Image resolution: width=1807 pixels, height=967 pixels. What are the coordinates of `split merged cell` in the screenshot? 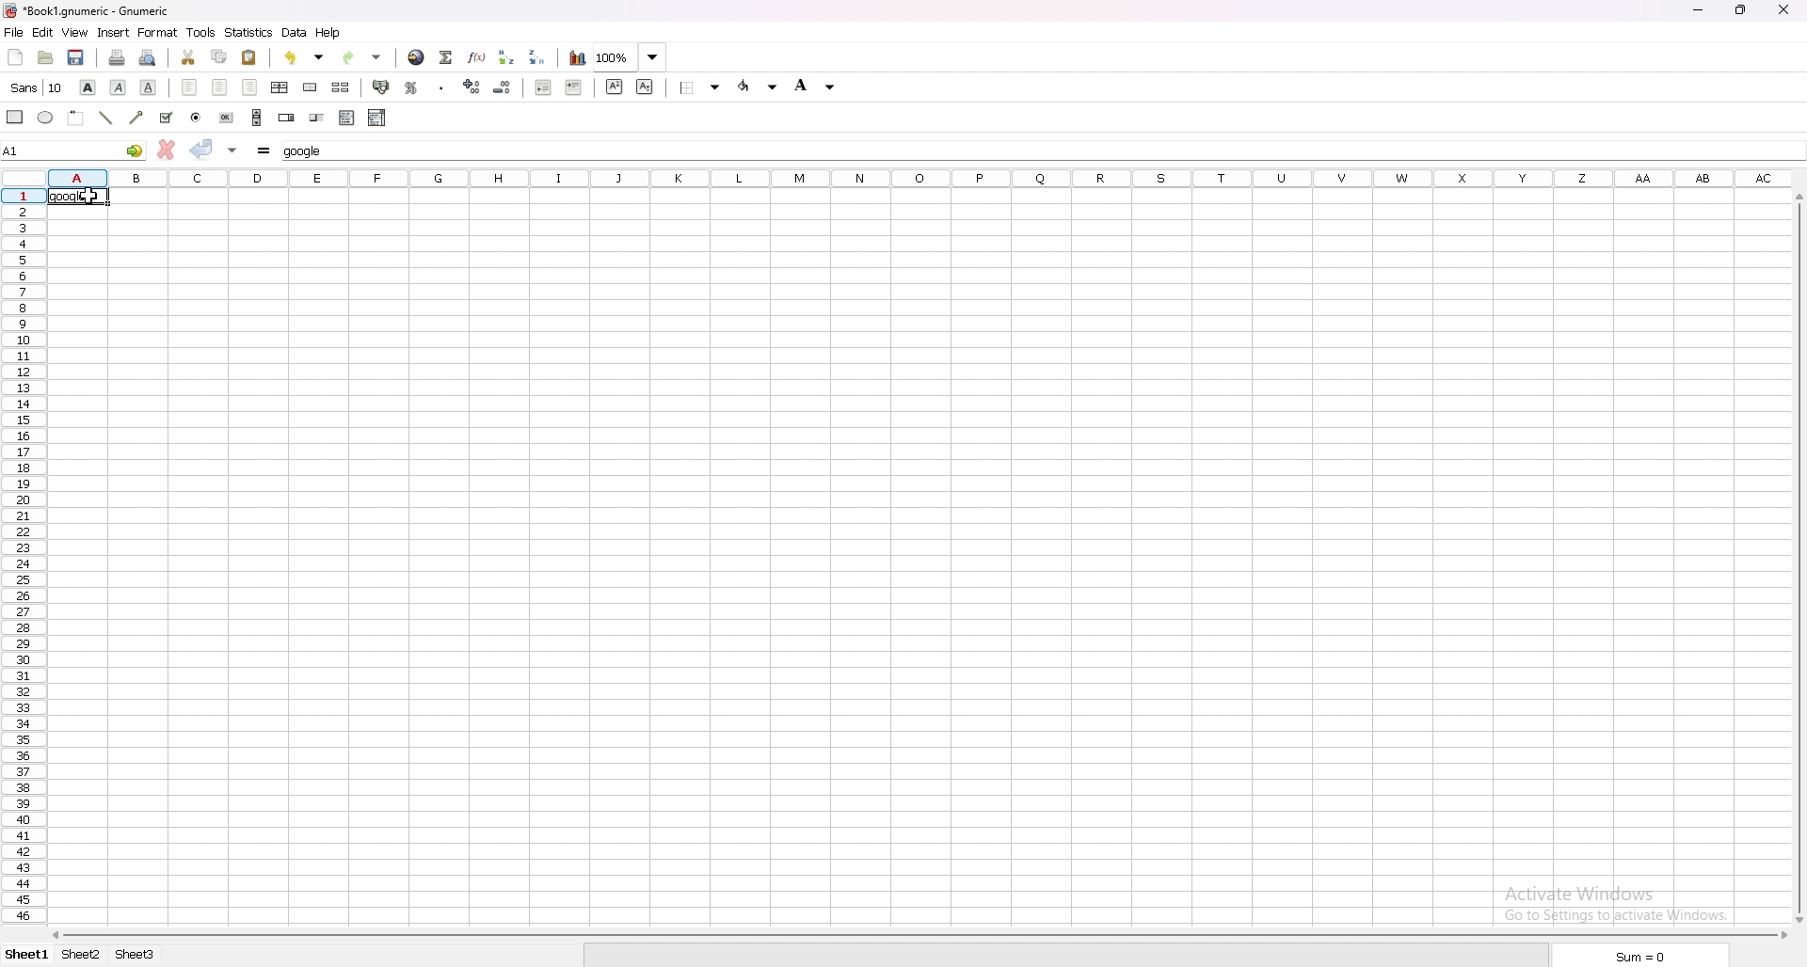 It's located at (342, 87).